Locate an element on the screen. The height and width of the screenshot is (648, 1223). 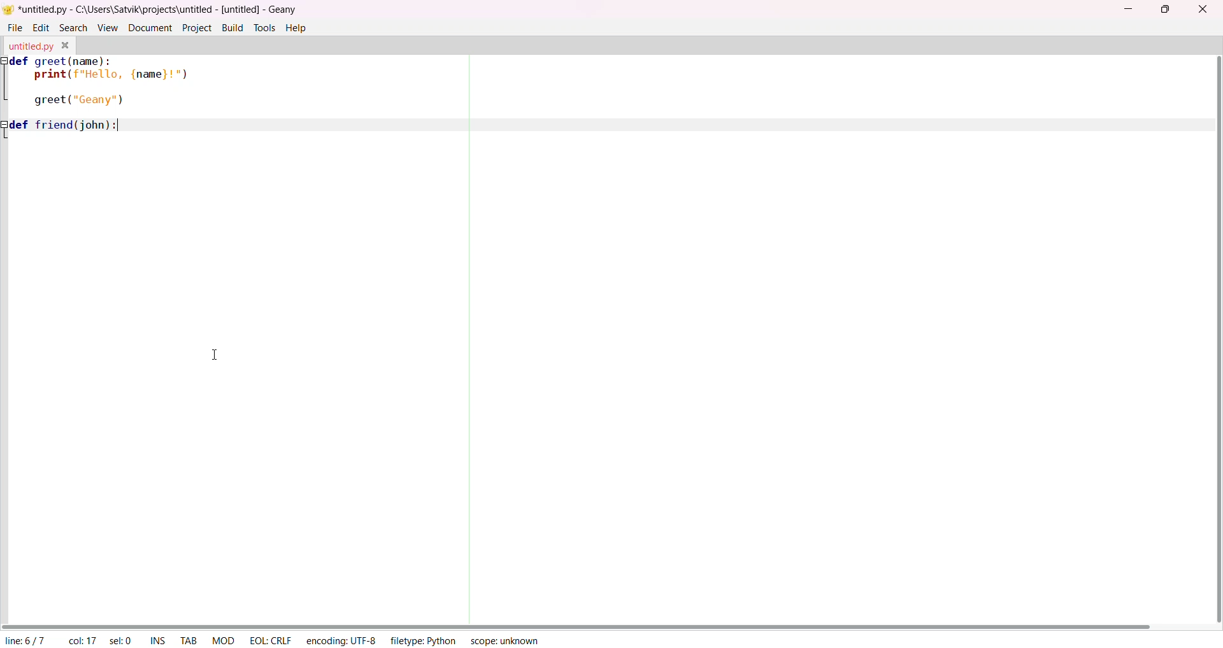
vertical scroll bar is located at coordinates (1213, 340).